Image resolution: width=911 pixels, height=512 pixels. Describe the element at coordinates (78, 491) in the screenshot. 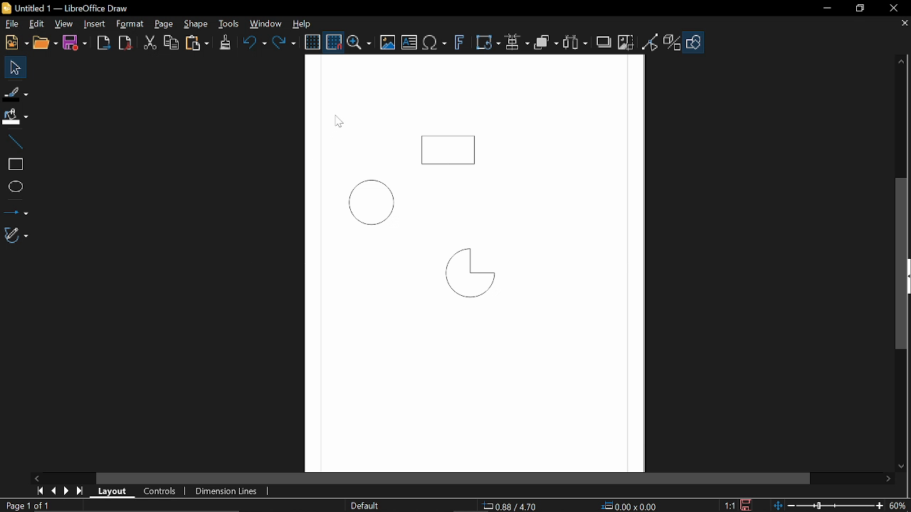

I see `last page` at that location.